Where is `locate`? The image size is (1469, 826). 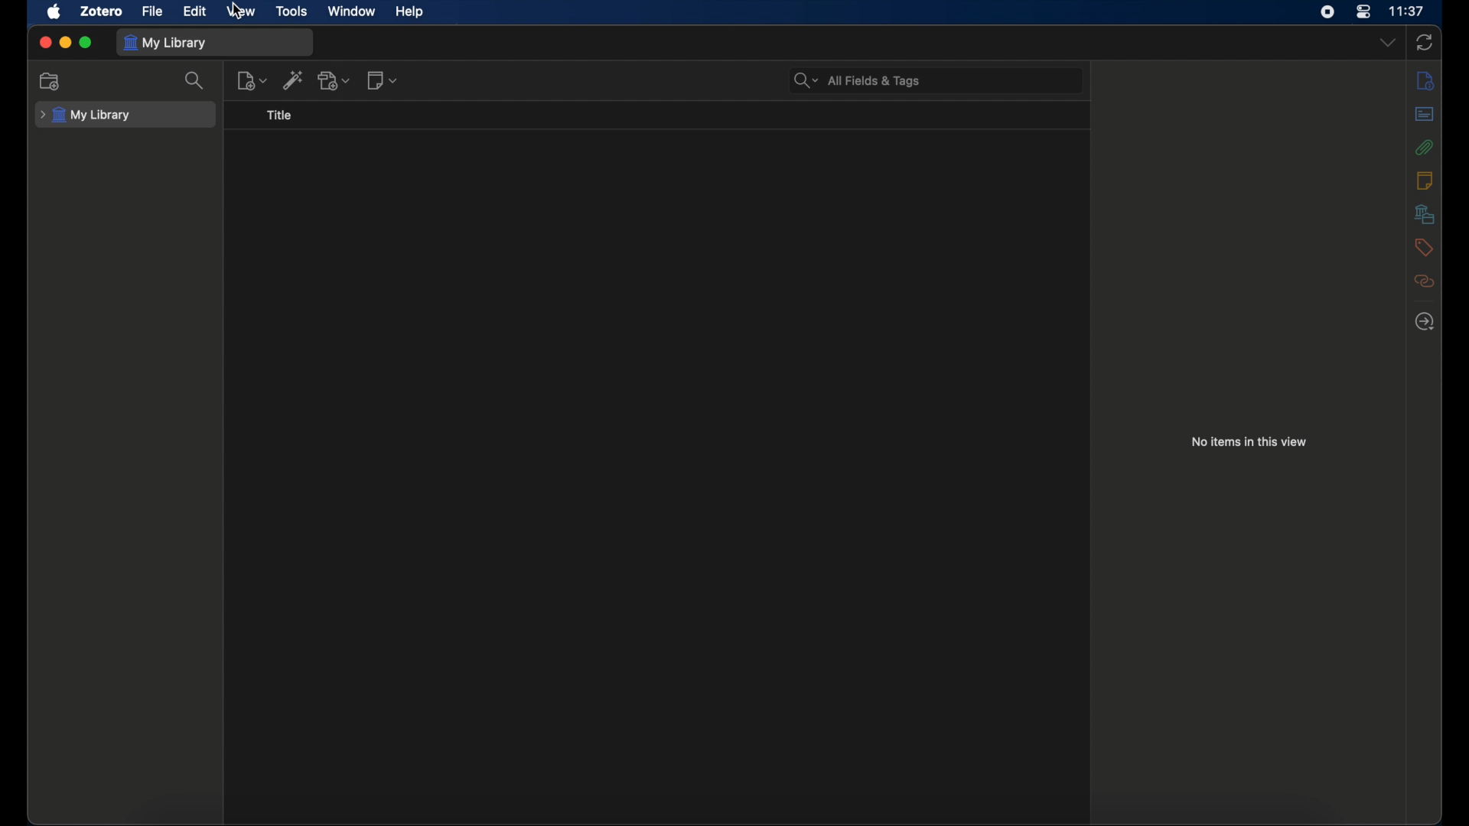 locate is located at coordinates (1424, 320).